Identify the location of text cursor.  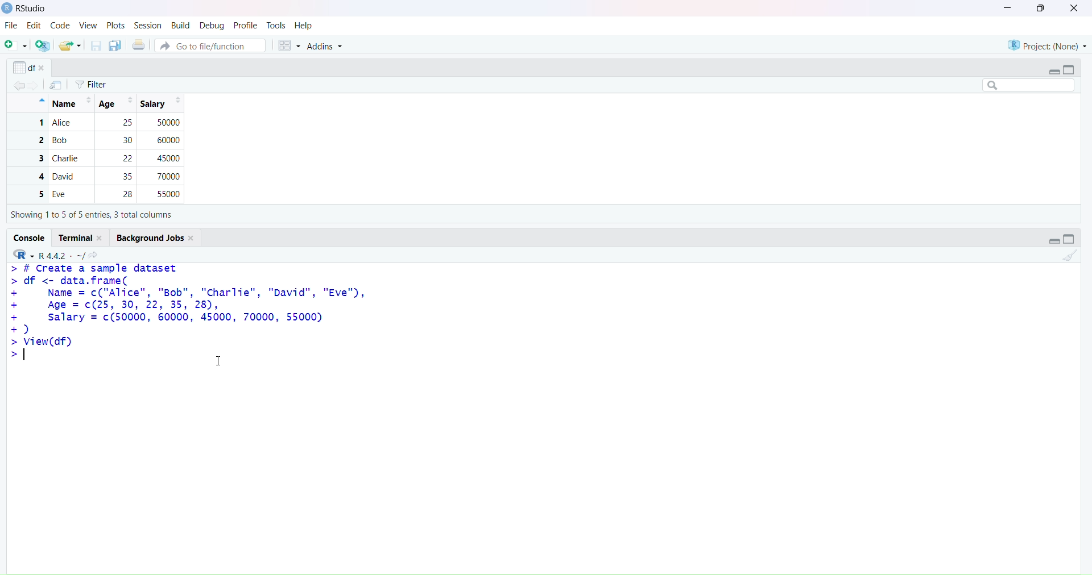
(28, 354).